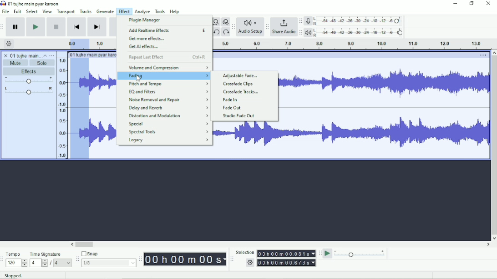 The width and height of the screenshot is (497, 279). Describe the element at coordinates (167, 100) in the screenshot. I see `Noise Removal and Repair` at that location.